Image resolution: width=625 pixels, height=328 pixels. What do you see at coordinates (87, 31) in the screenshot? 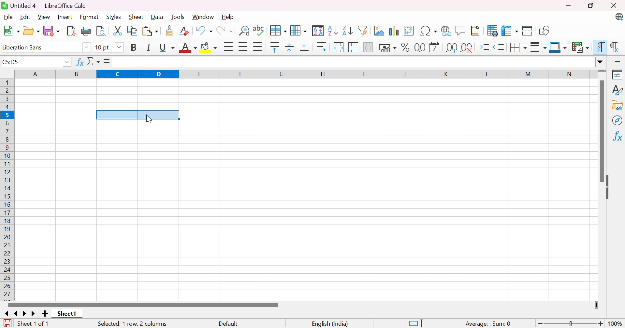
I see `Print` at bounding box center [87, 31].